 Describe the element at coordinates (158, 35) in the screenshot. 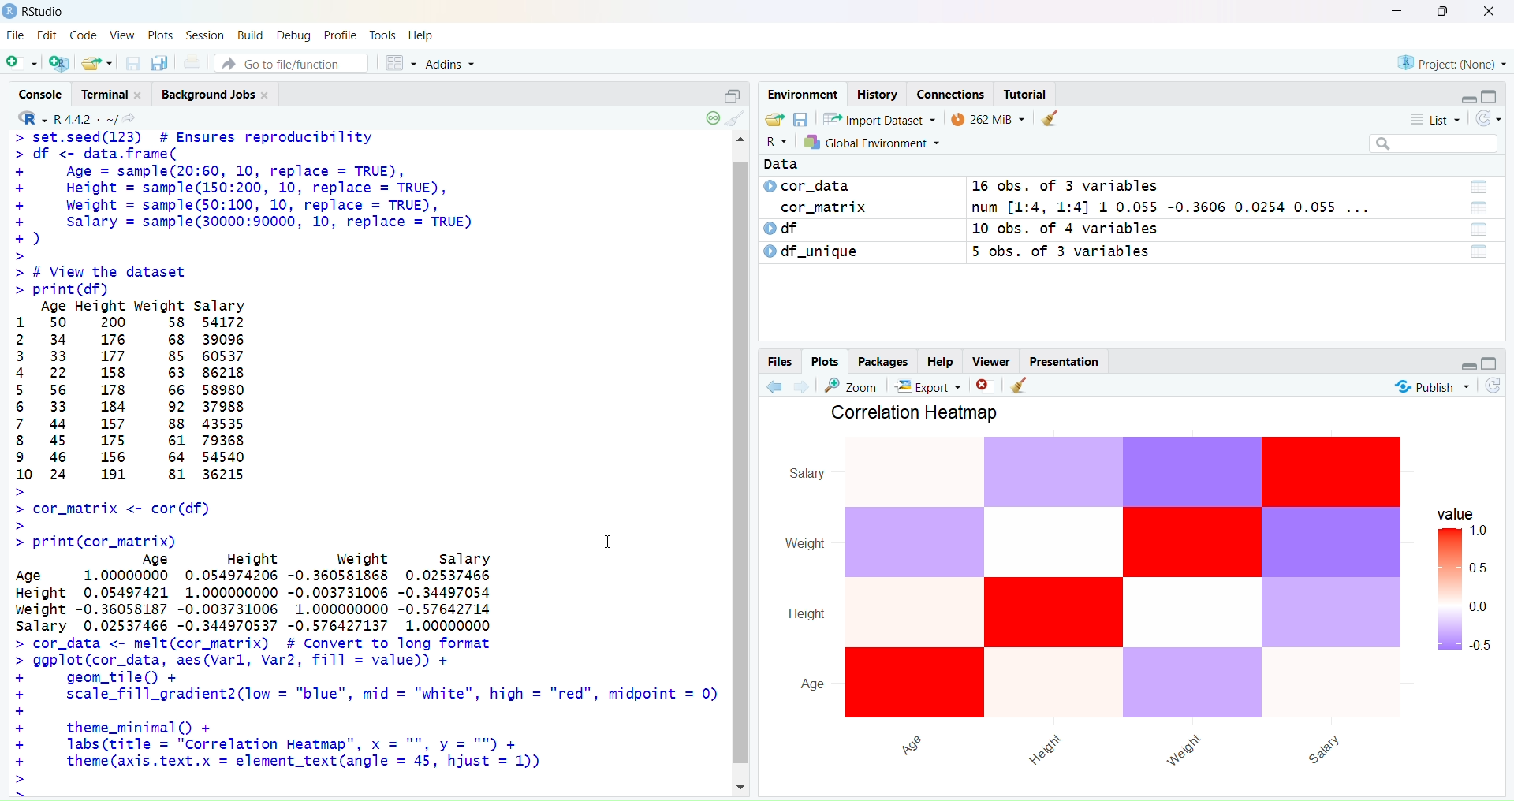

I see `Posts` at that location.